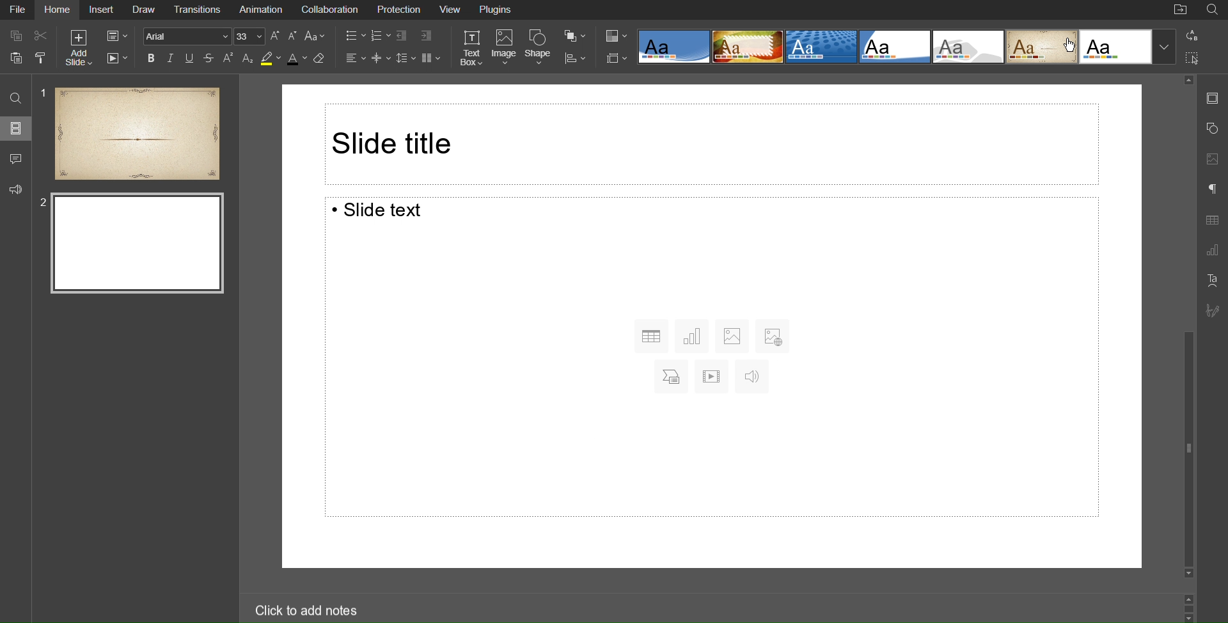 This screenshot has width=1228, height=623. I want to click on Text Box, so click(473, 49).